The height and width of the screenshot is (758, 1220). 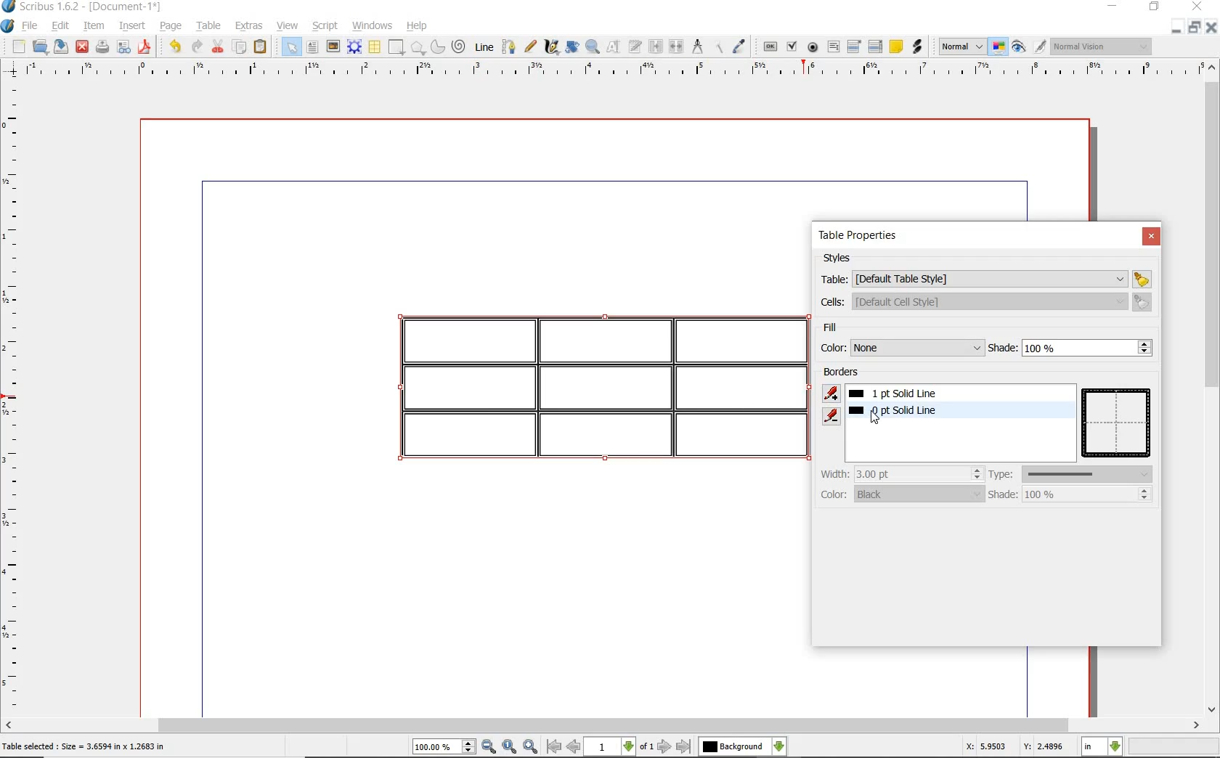 What do you see at coordinates (415, 27) in the screenshot?
I see `help` at bounding box center [415, 27].